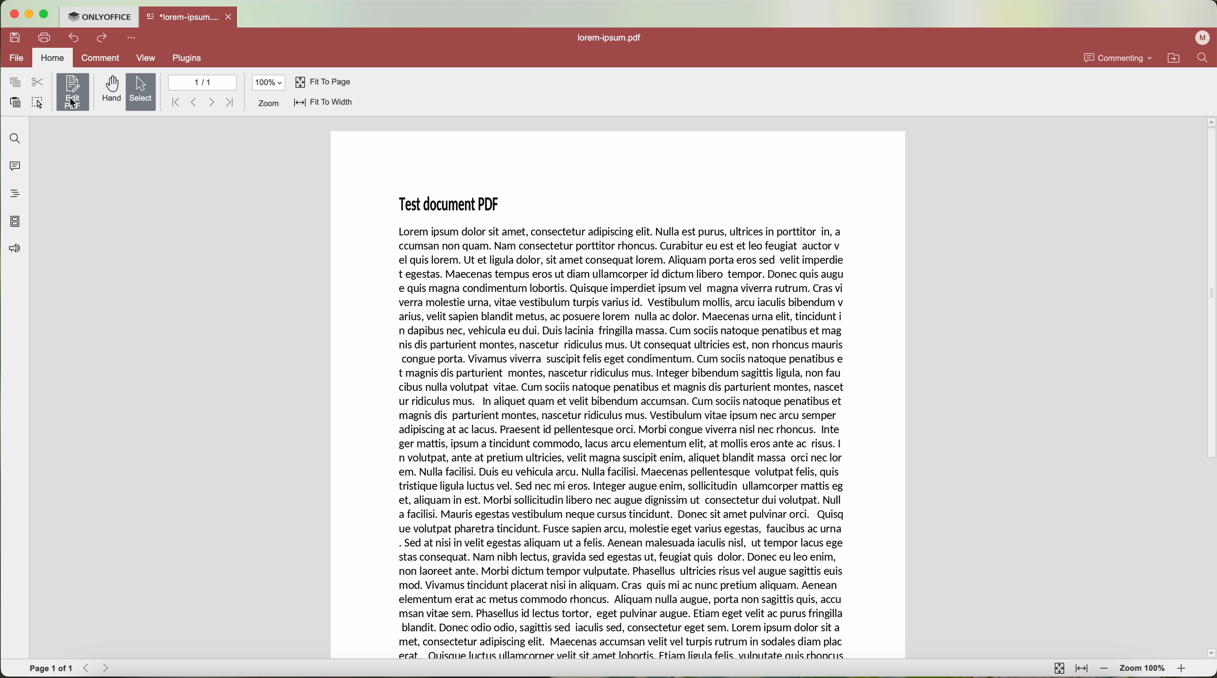 This screenshot has width=1217, height=678. I want to click on fit to width, so click(1082, 669).